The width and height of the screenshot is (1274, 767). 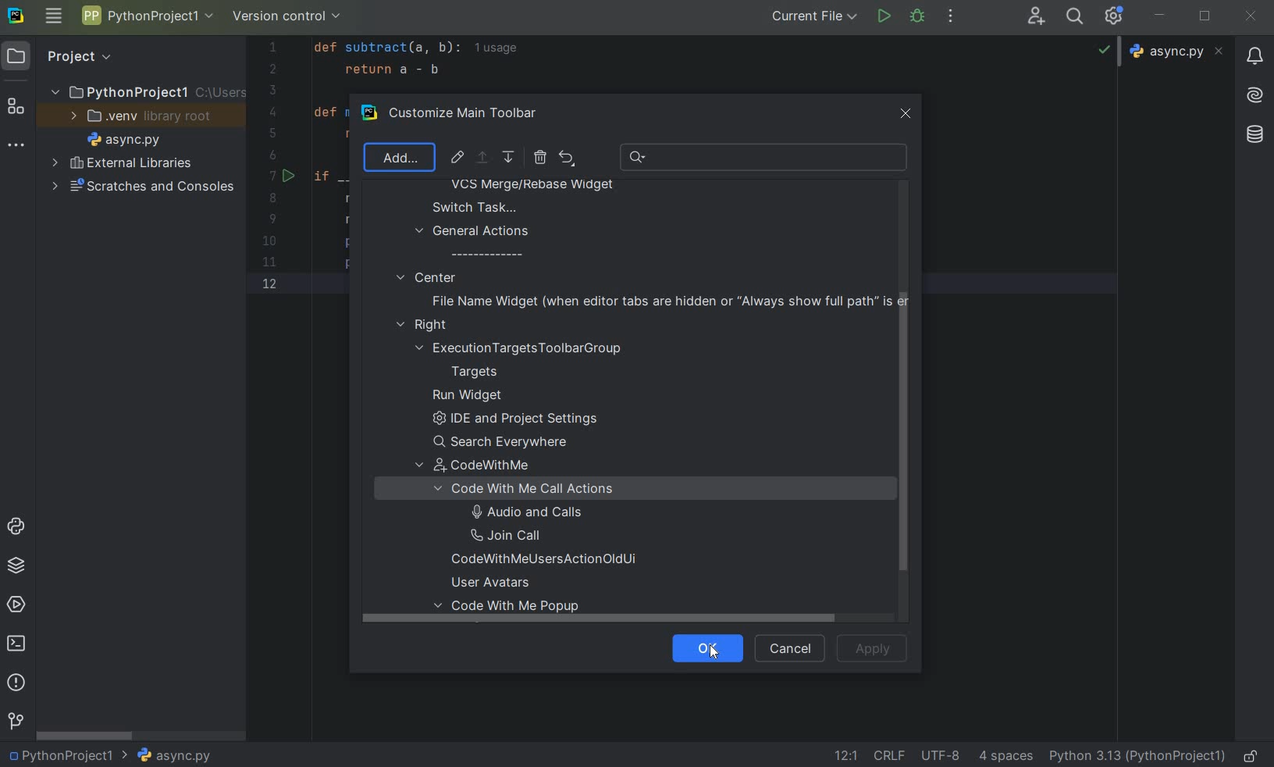 What do you see at coordinates (16, 606) in the screenshot?
I see `SERVICES` at bounding box center [16, 606].